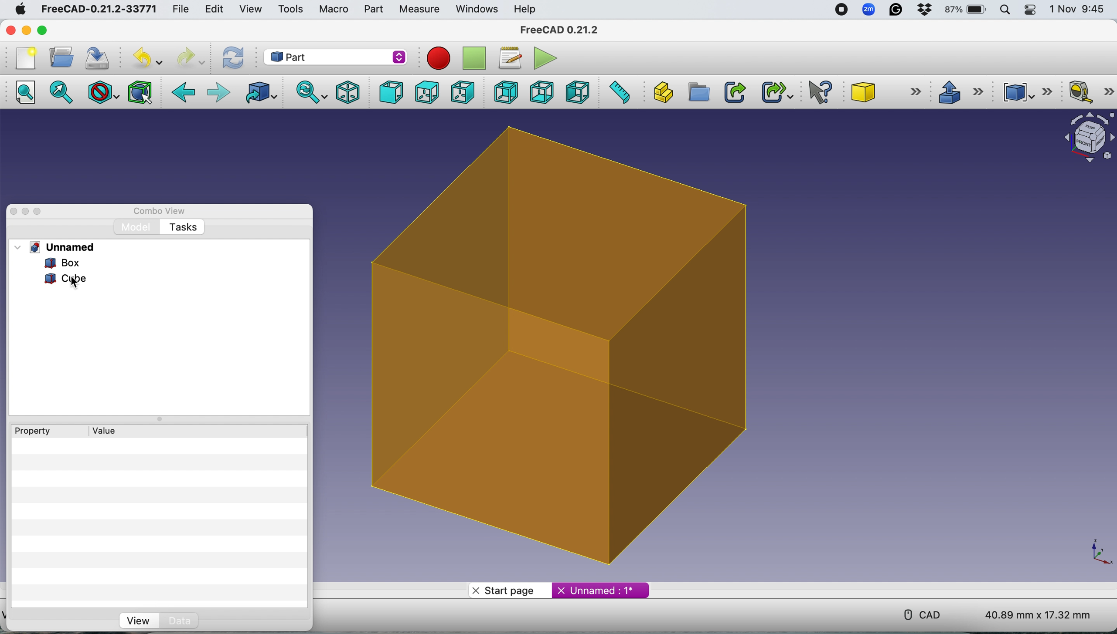 This screenshot has height=634, width=1117. Describe the element at coordinates (136, 620) in the screenshot. I see `View` at that location.